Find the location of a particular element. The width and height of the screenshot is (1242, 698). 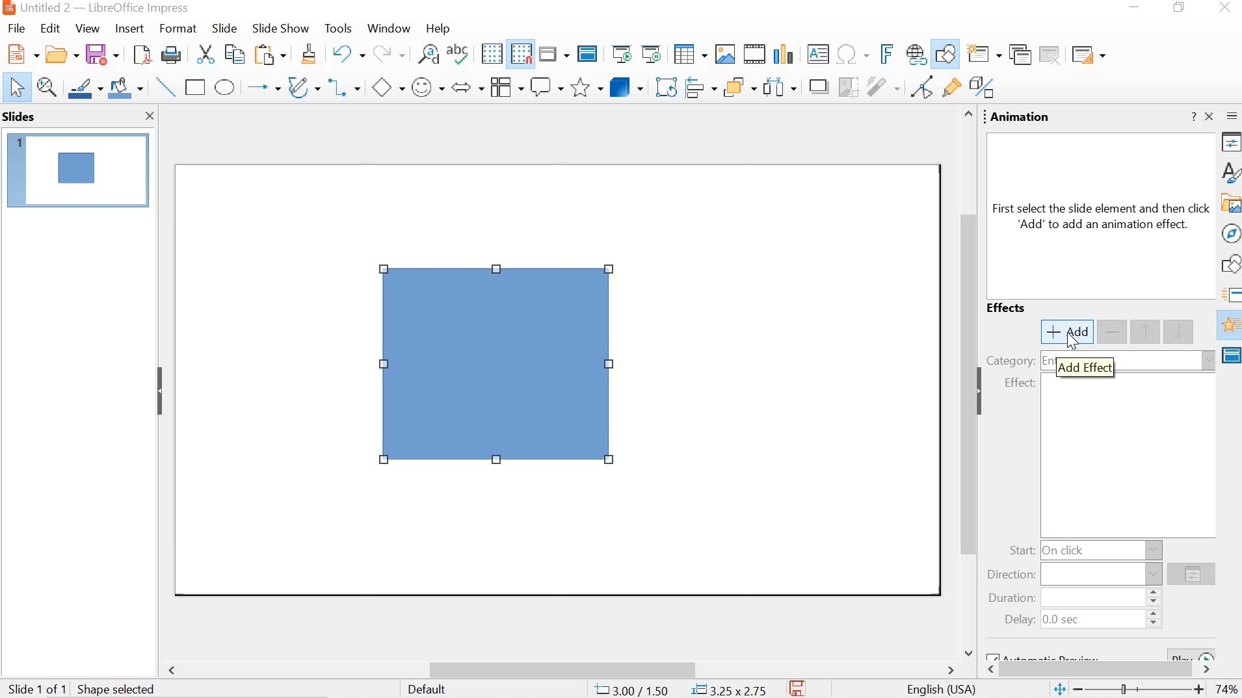

find and replace is located at coordinates (427, 54).